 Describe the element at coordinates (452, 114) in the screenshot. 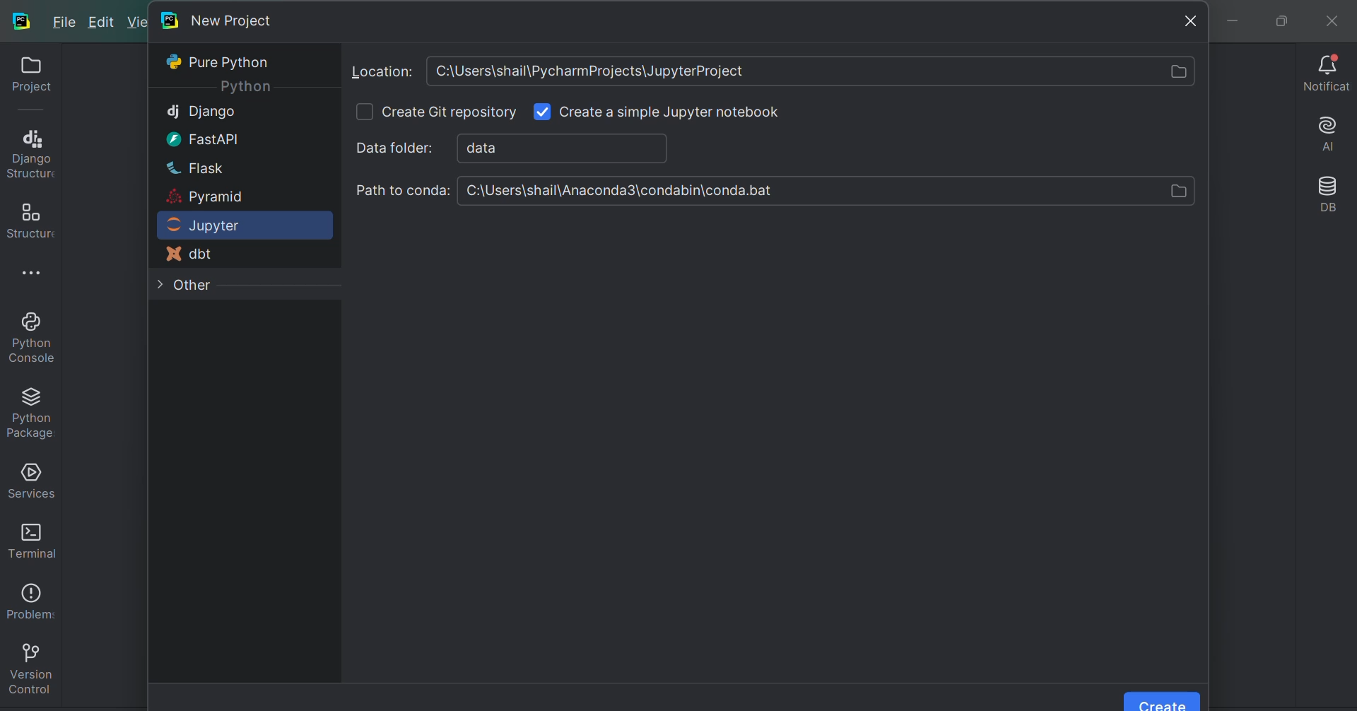

I see `Create git repository` at that location.